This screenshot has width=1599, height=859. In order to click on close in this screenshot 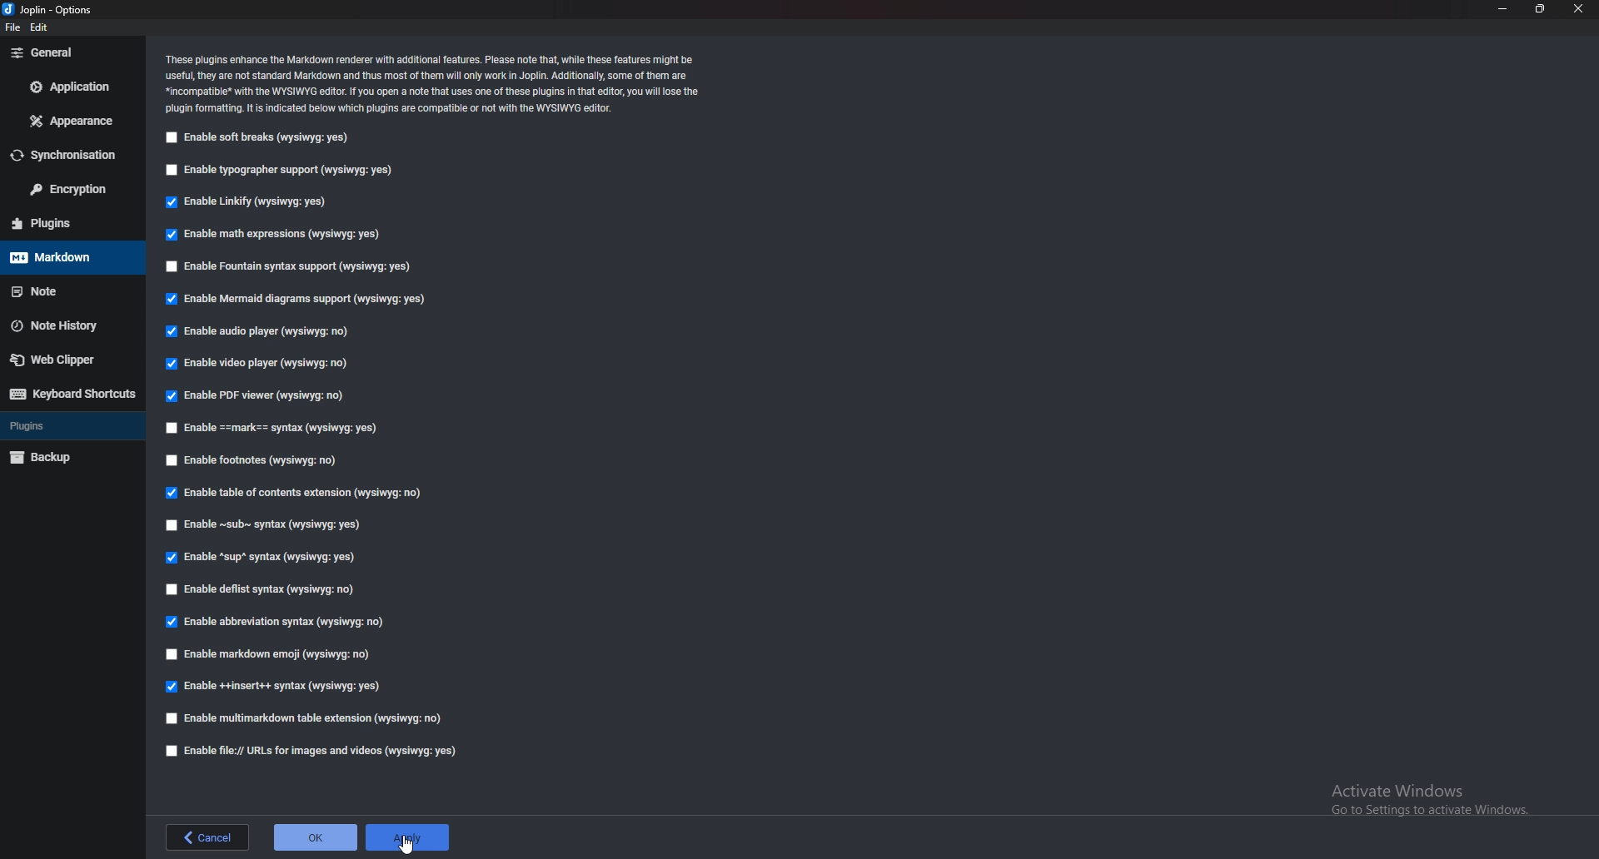, I will do `click(1581, 8)`.